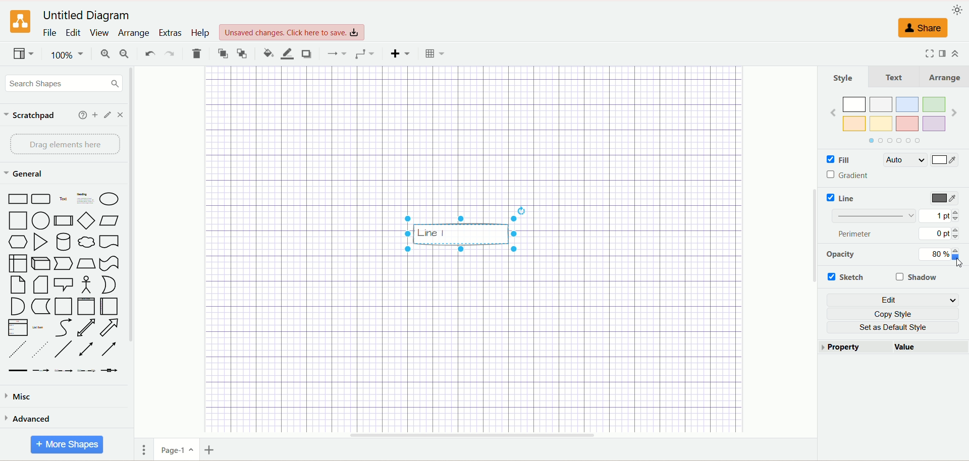 The width and height of the screenshot is (969, 461). What do you see at coordinates (49, 33) in the screenshot?
I see `file` at bounding box center [49, 33].